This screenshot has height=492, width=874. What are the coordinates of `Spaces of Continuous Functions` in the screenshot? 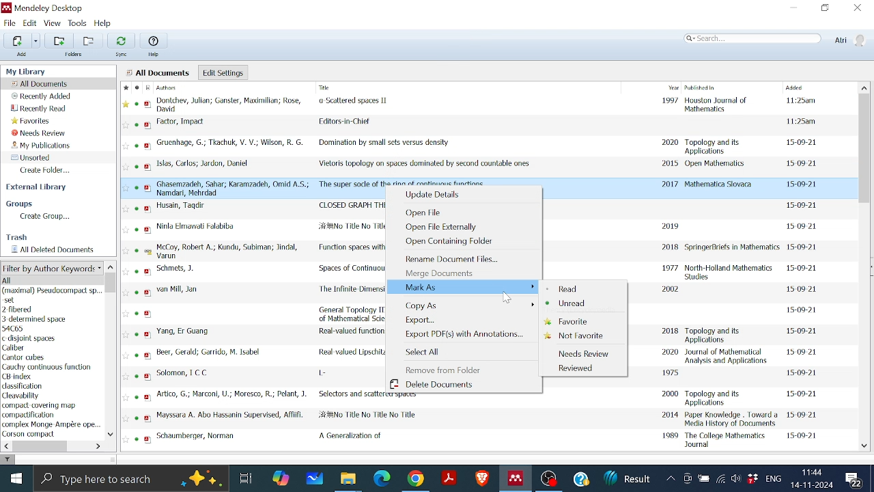 It's located at (255, 271).